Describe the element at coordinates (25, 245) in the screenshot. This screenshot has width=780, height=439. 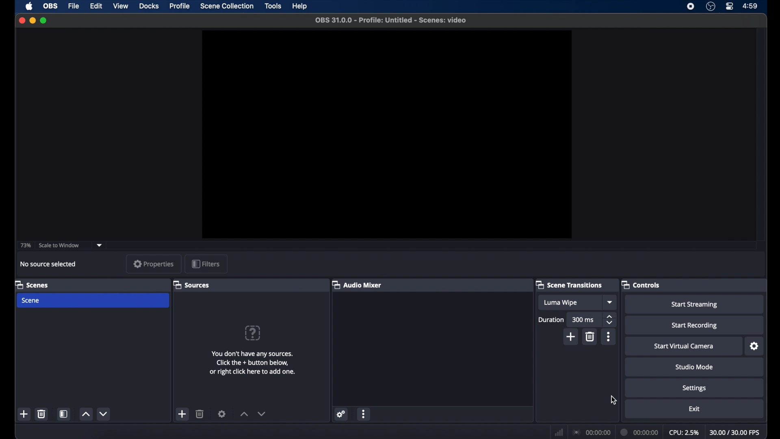
I see `73%` at that location.